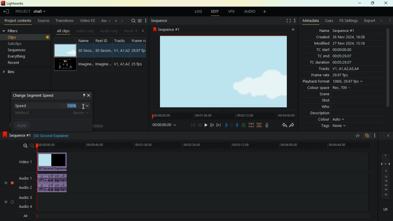 Image resolution: width=393 pixels, height=221 pixels. I want to click on metadata, so click(311, 20).